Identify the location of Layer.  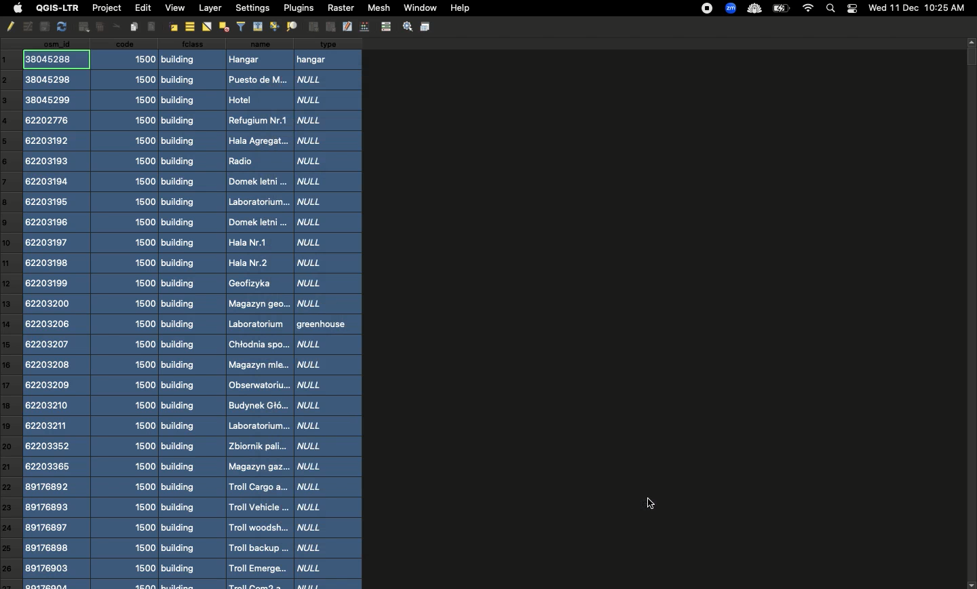
(210, 8).